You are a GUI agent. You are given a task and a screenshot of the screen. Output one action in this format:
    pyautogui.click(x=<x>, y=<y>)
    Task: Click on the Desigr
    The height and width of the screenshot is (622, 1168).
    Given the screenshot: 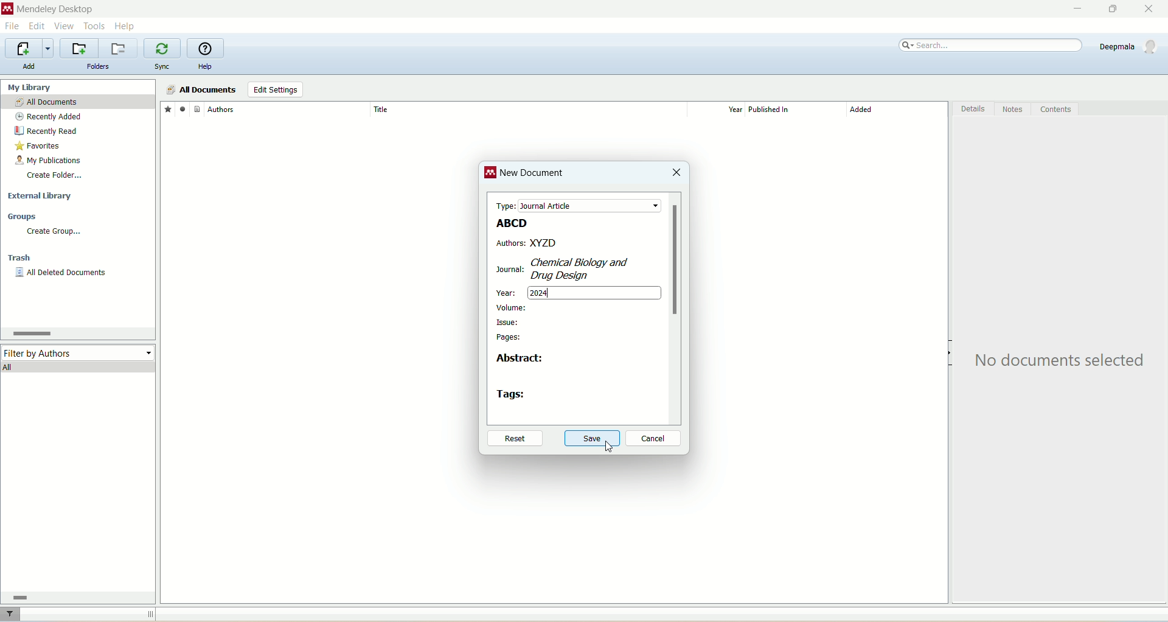 What is the action you would take?
    pyautogui.click(x=563, y=274)
    